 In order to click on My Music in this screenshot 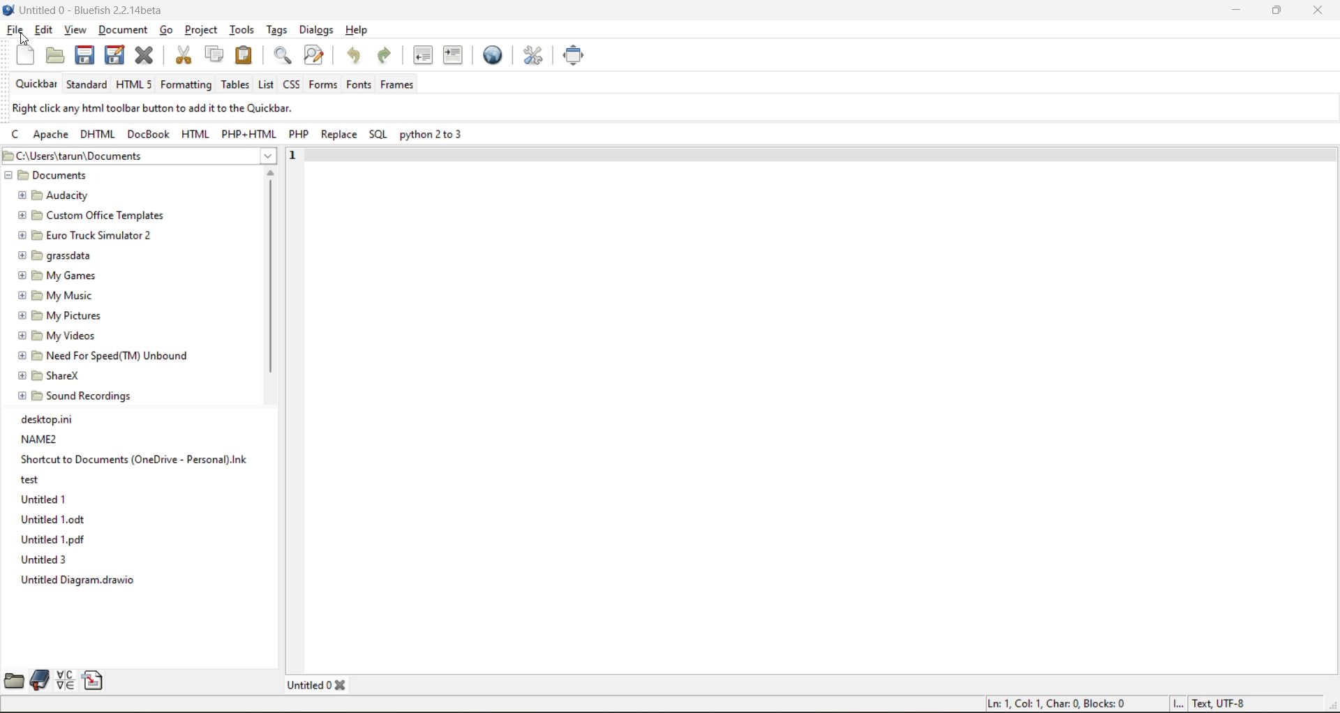, I will do `click(59, 296)`.